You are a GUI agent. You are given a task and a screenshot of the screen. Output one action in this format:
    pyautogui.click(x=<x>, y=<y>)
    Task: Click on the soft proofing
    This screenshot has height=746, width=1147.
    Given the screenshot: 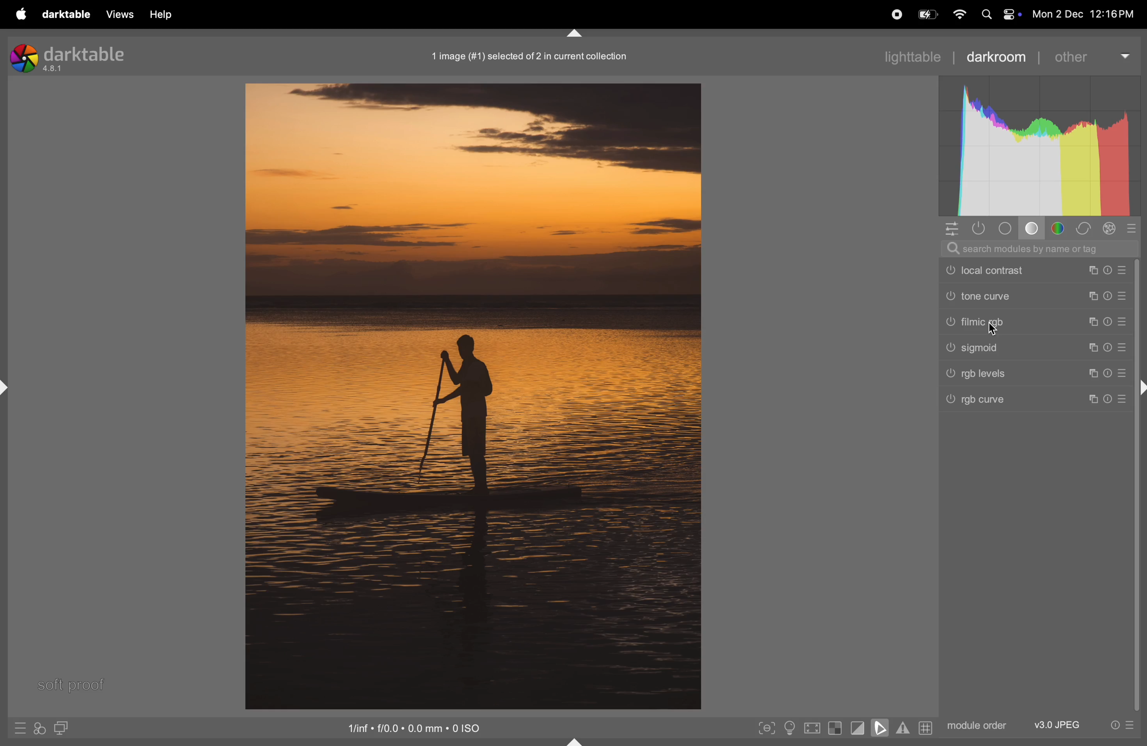 What is the action you would take?
    pyautogui.click(x=882, y=727)
    